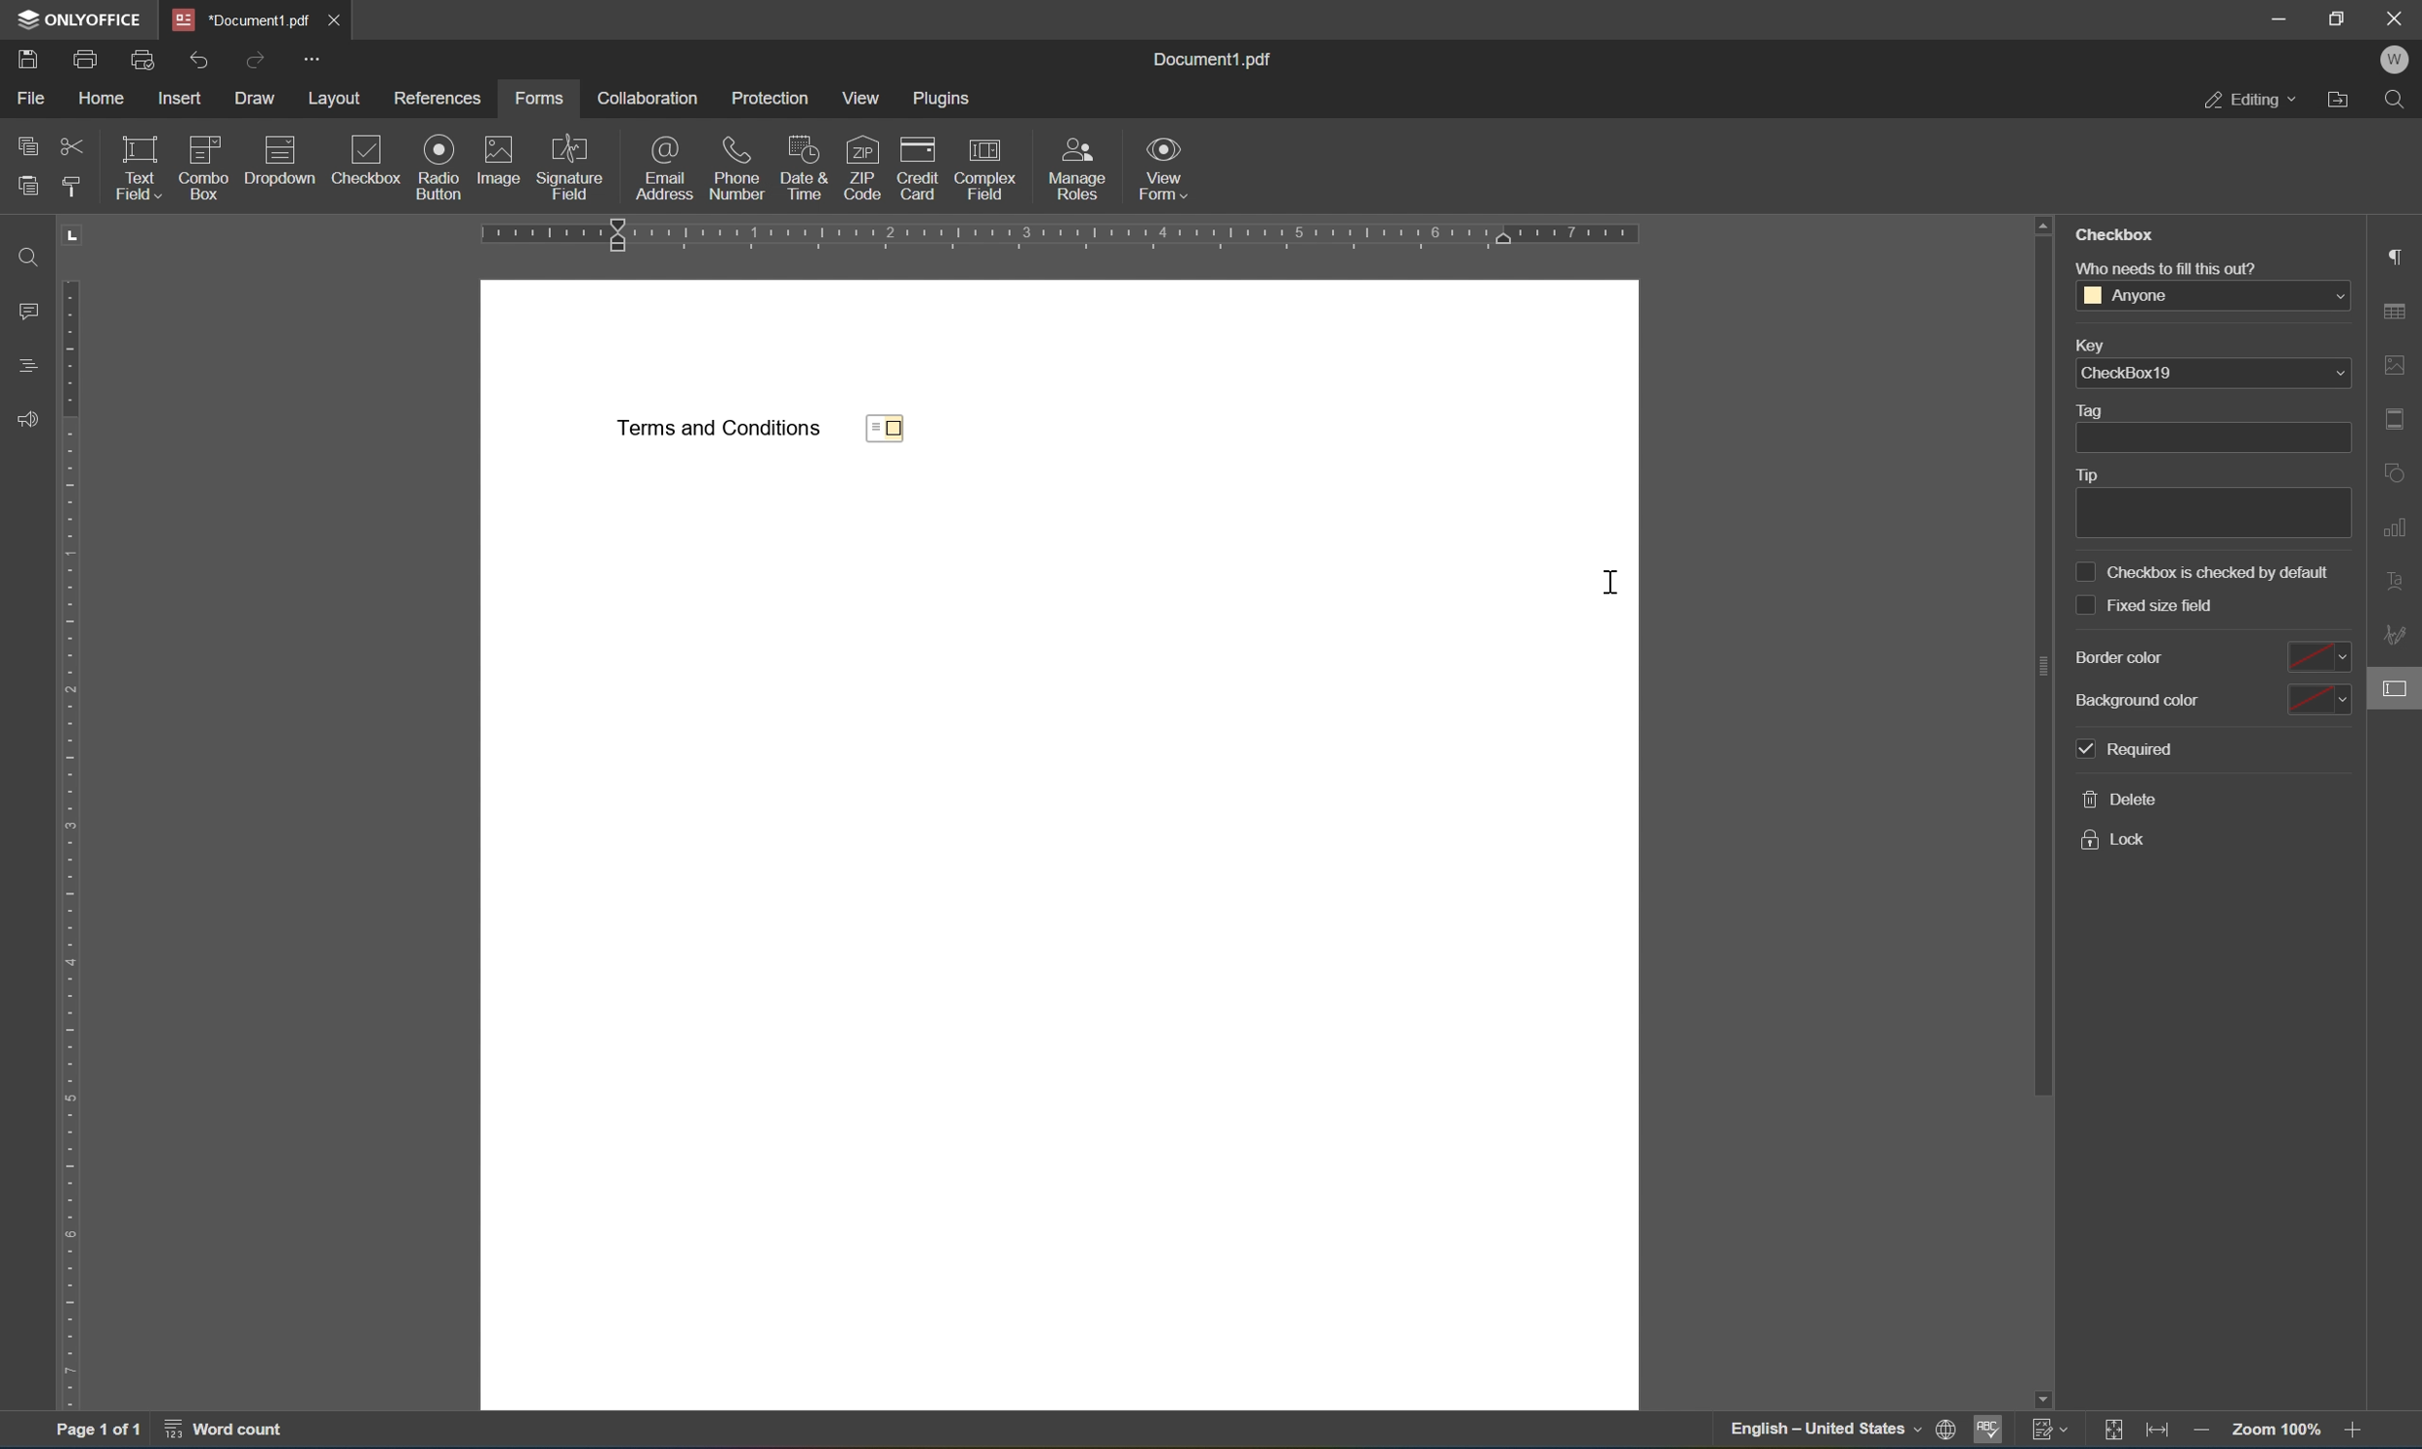 The image size is (2422, 1449). Describe the element at coordinates (2401, 310) in the screenshot. I see `table settings` at that location.